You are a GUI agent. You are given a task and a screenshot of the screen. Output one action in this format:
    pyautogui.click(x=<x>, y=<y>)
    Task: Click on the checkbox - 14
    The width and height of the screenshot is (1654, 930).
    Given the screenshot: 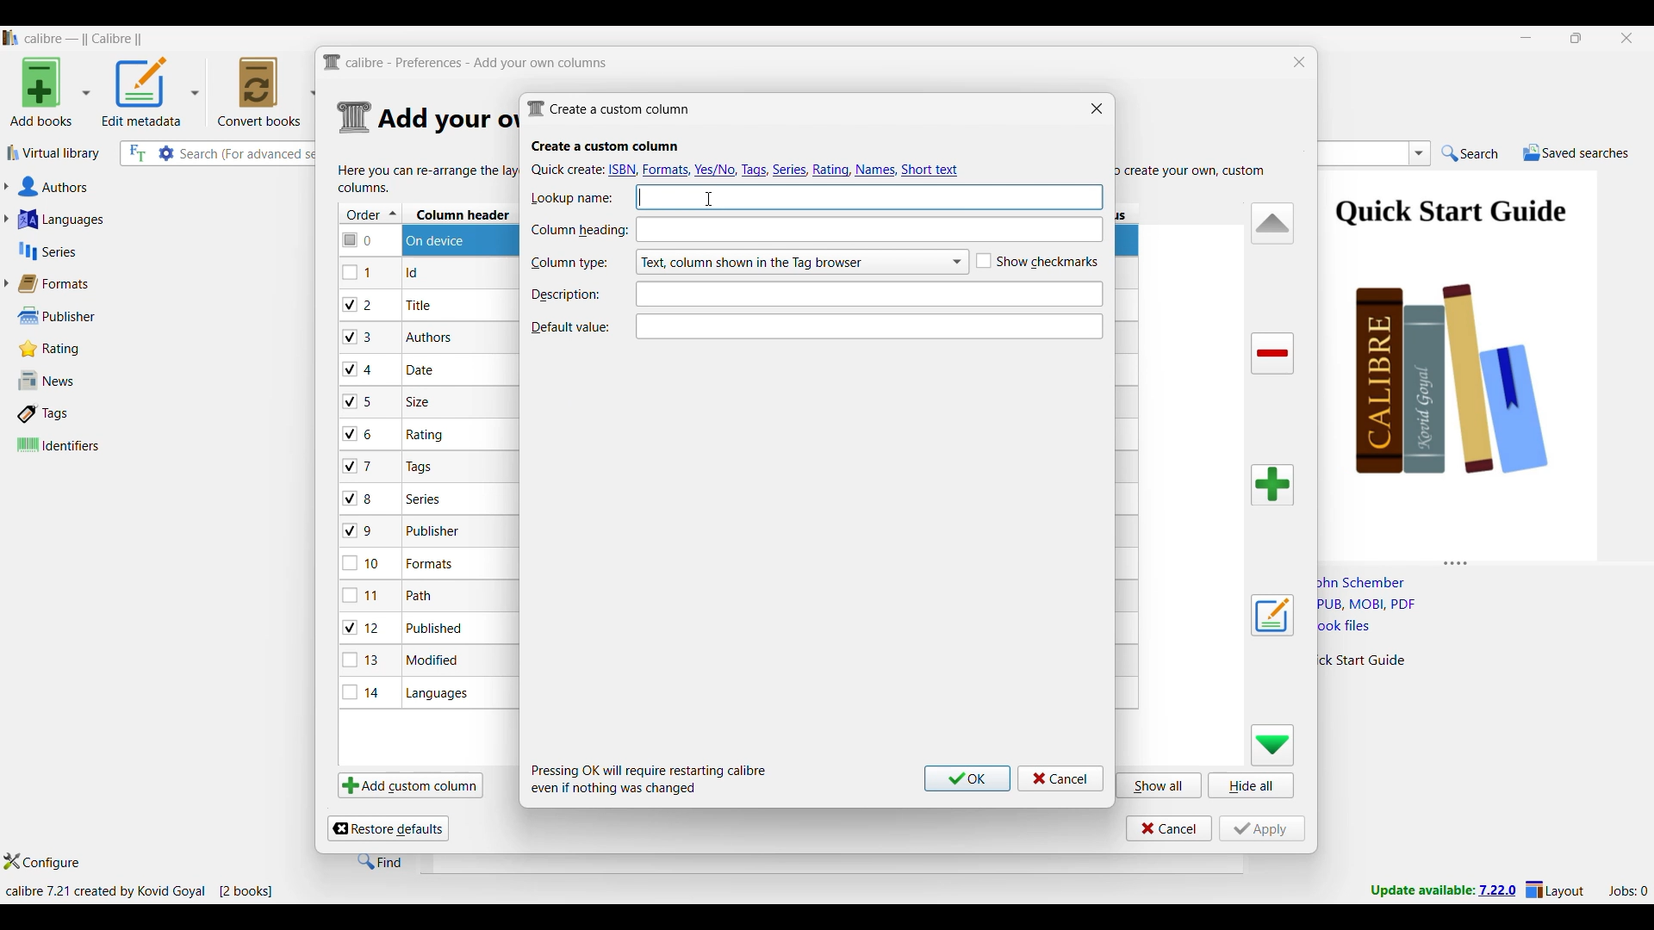 What is the action you would take?
    pyautogui.click(x=362, y=691)
    